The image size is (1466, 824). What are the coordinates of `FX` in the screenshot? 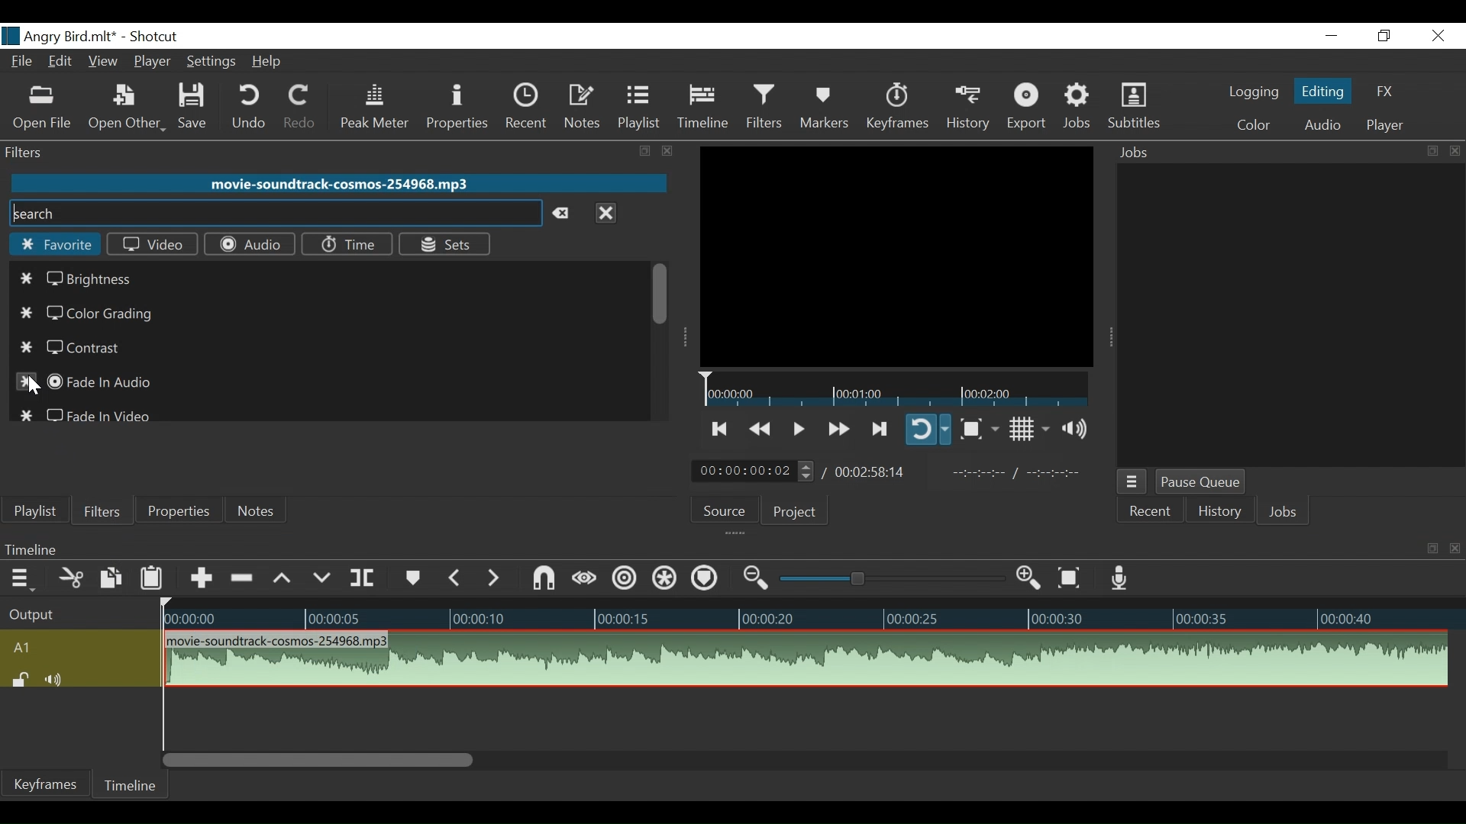 It's located at (1383, 92).